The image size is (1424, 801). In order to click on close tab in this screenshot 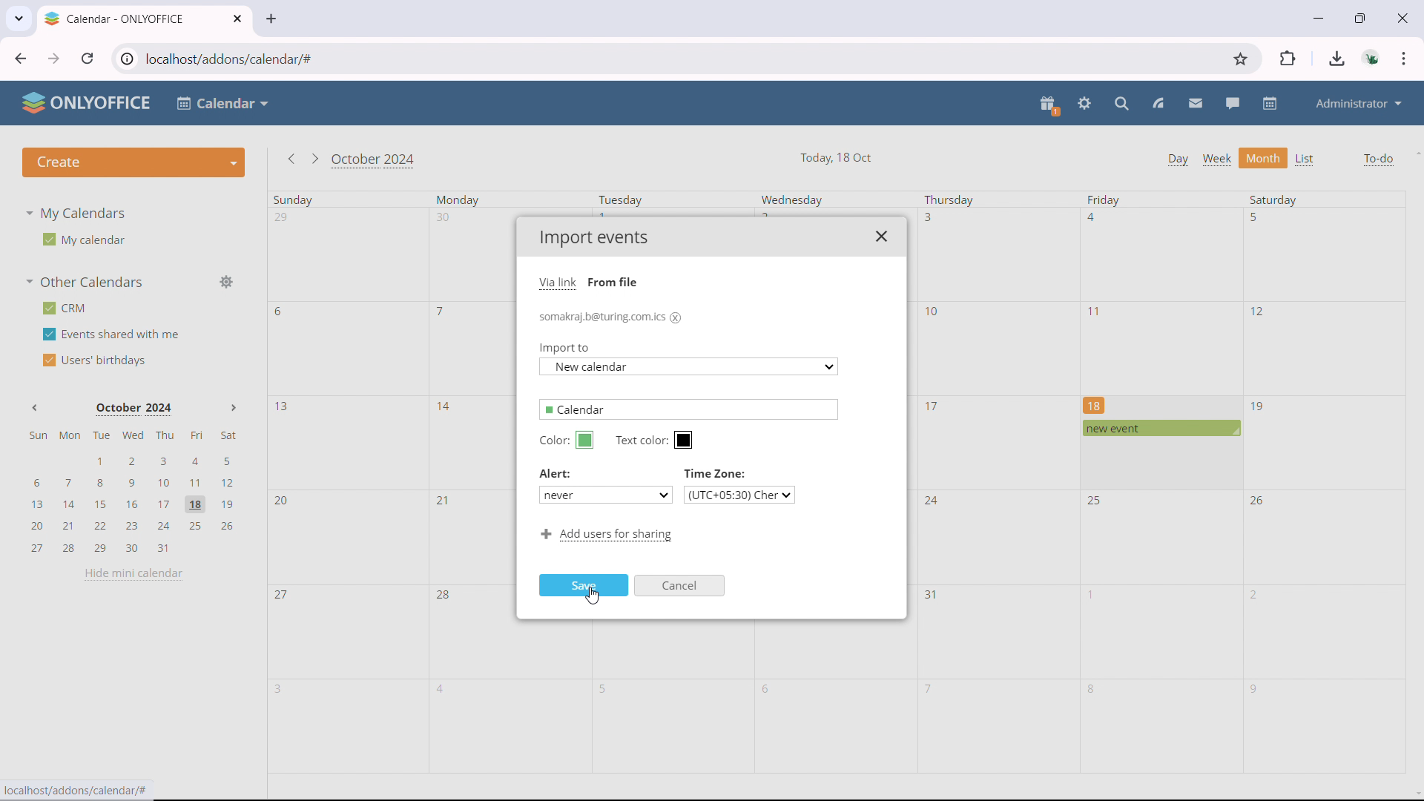, I will do `click(237, 19)`.